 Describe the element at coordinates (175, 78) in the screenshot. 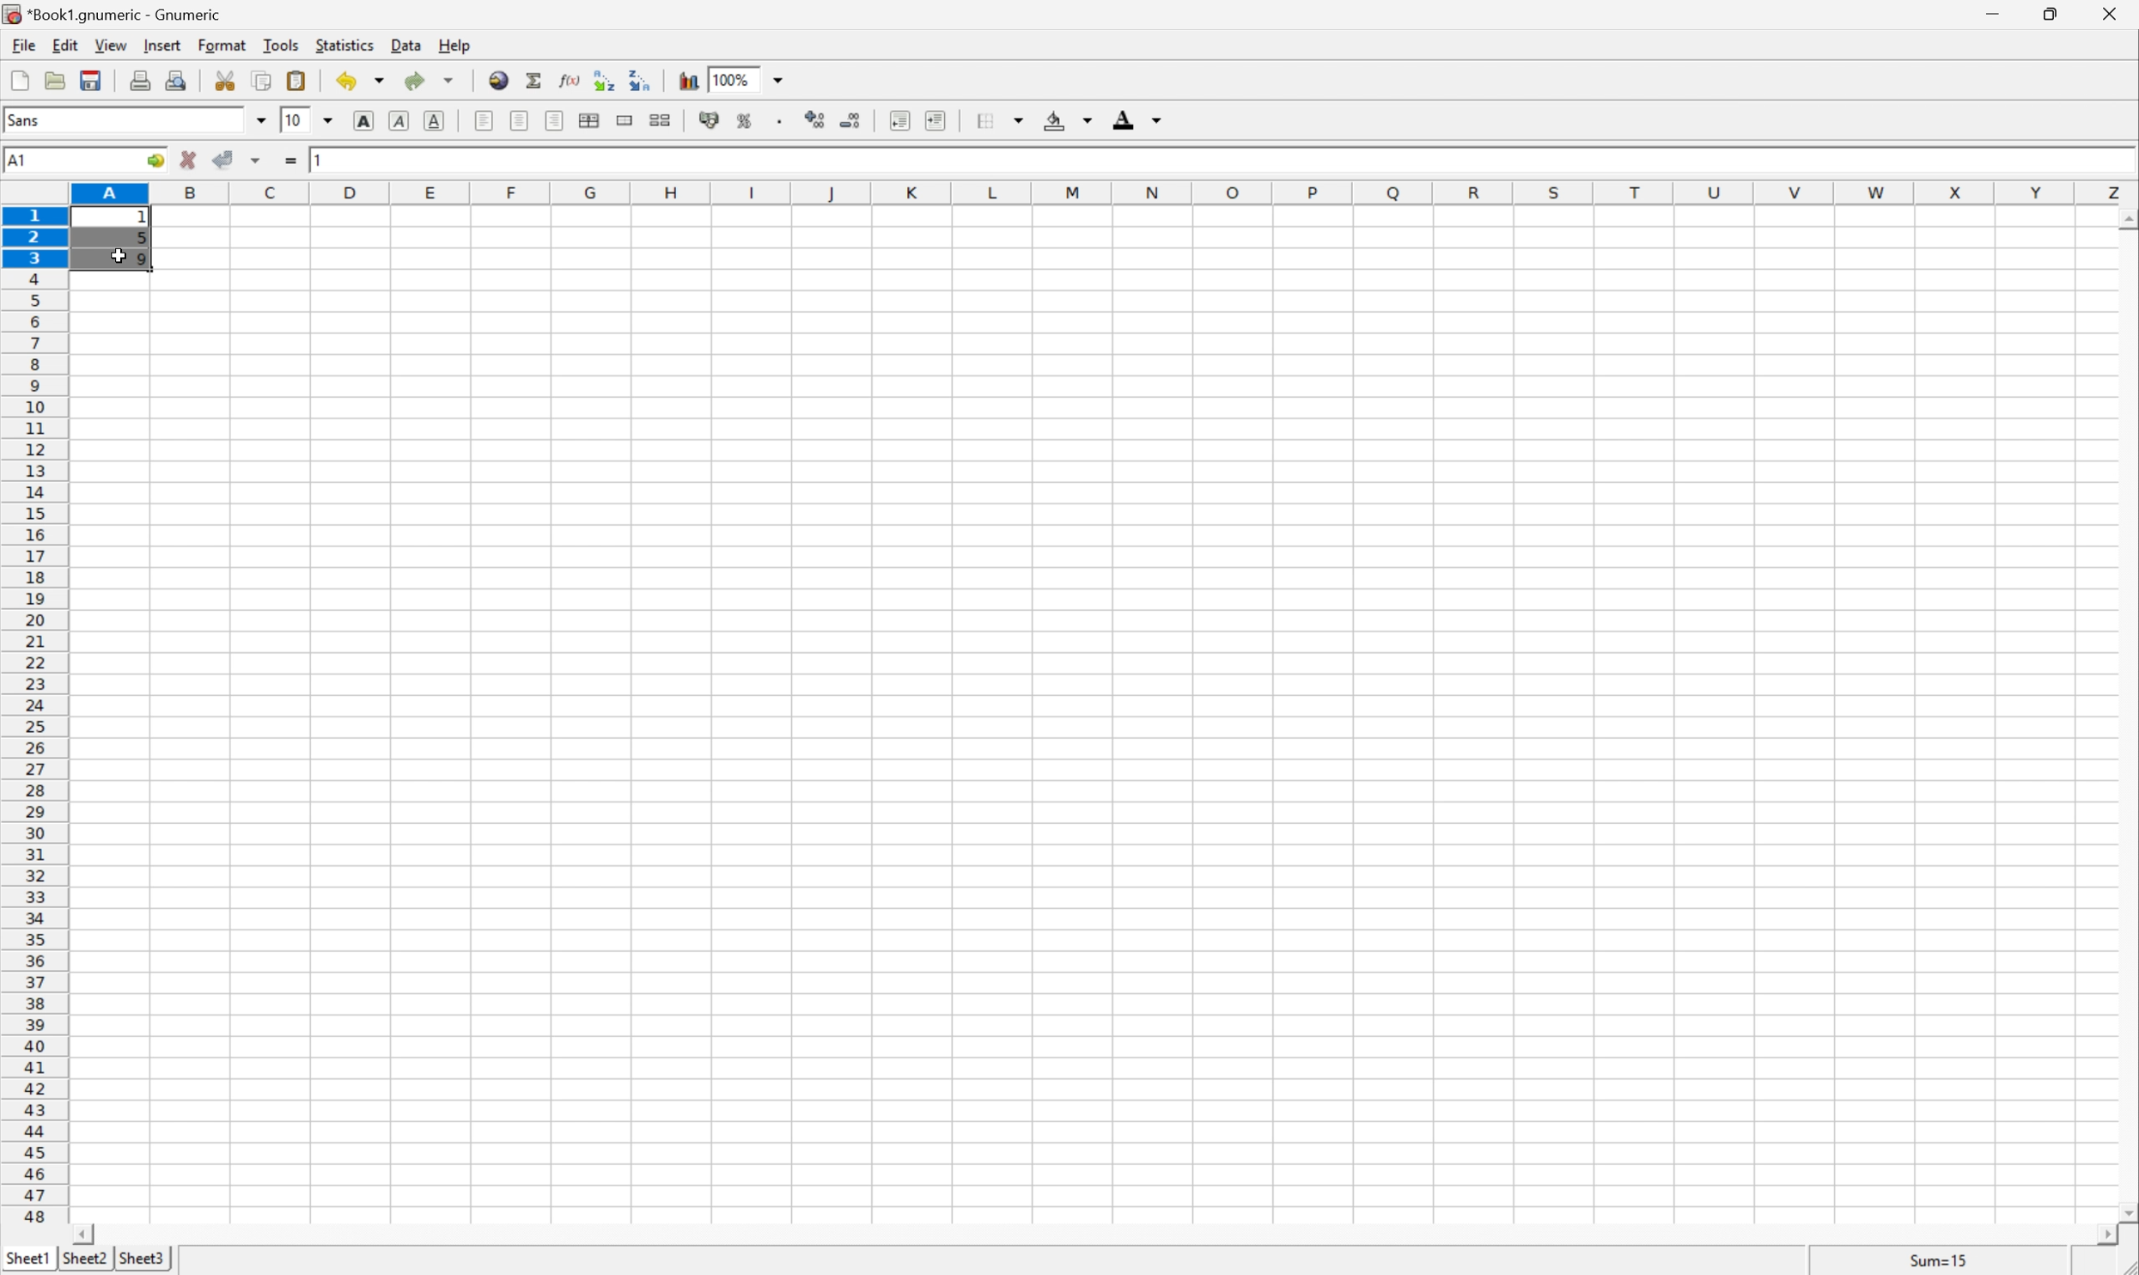

I see `print preview` at that location.